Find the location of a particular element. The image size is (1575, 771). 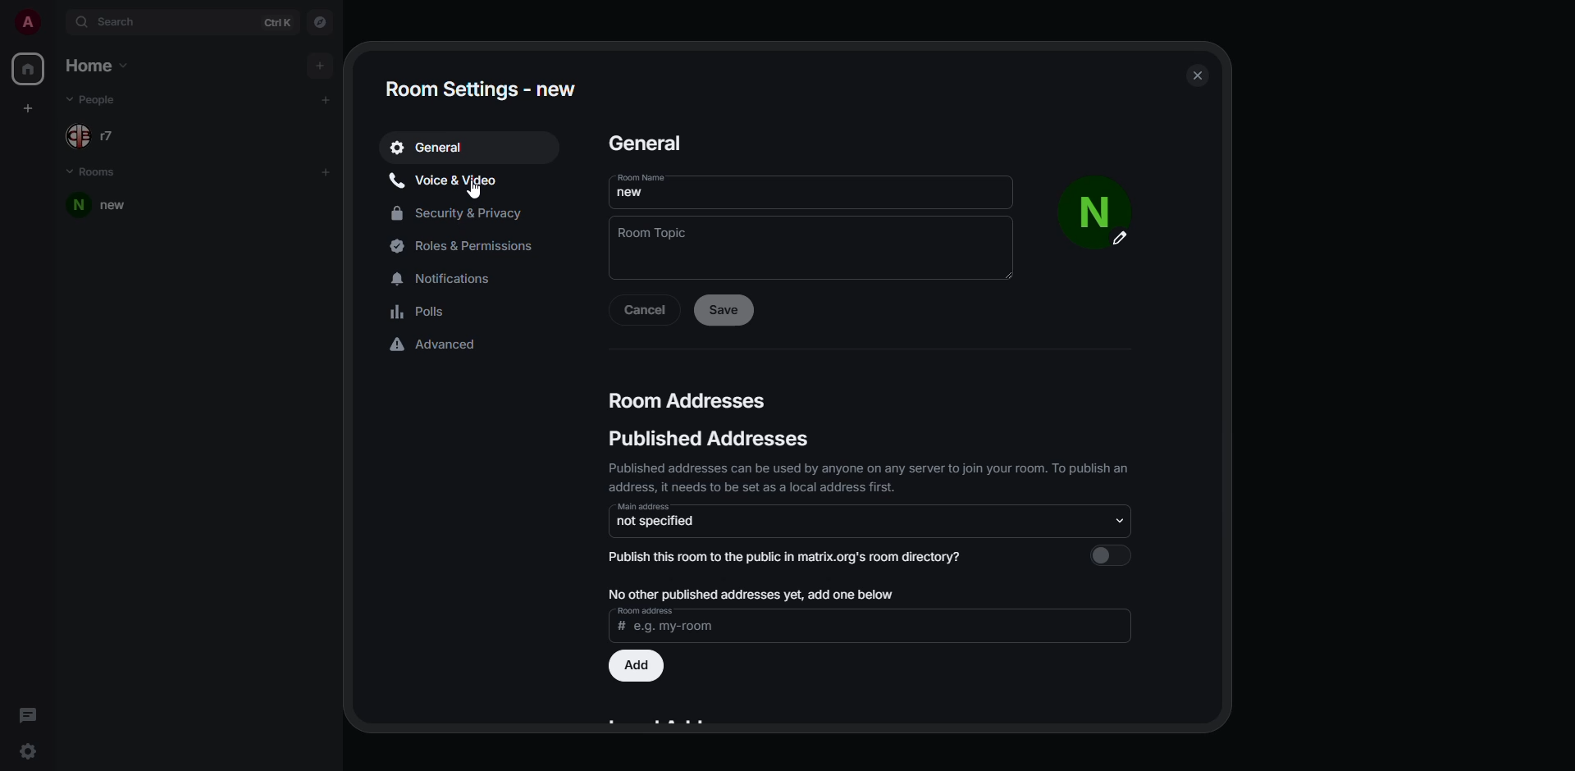

threads is located at coordinates (28, 714).